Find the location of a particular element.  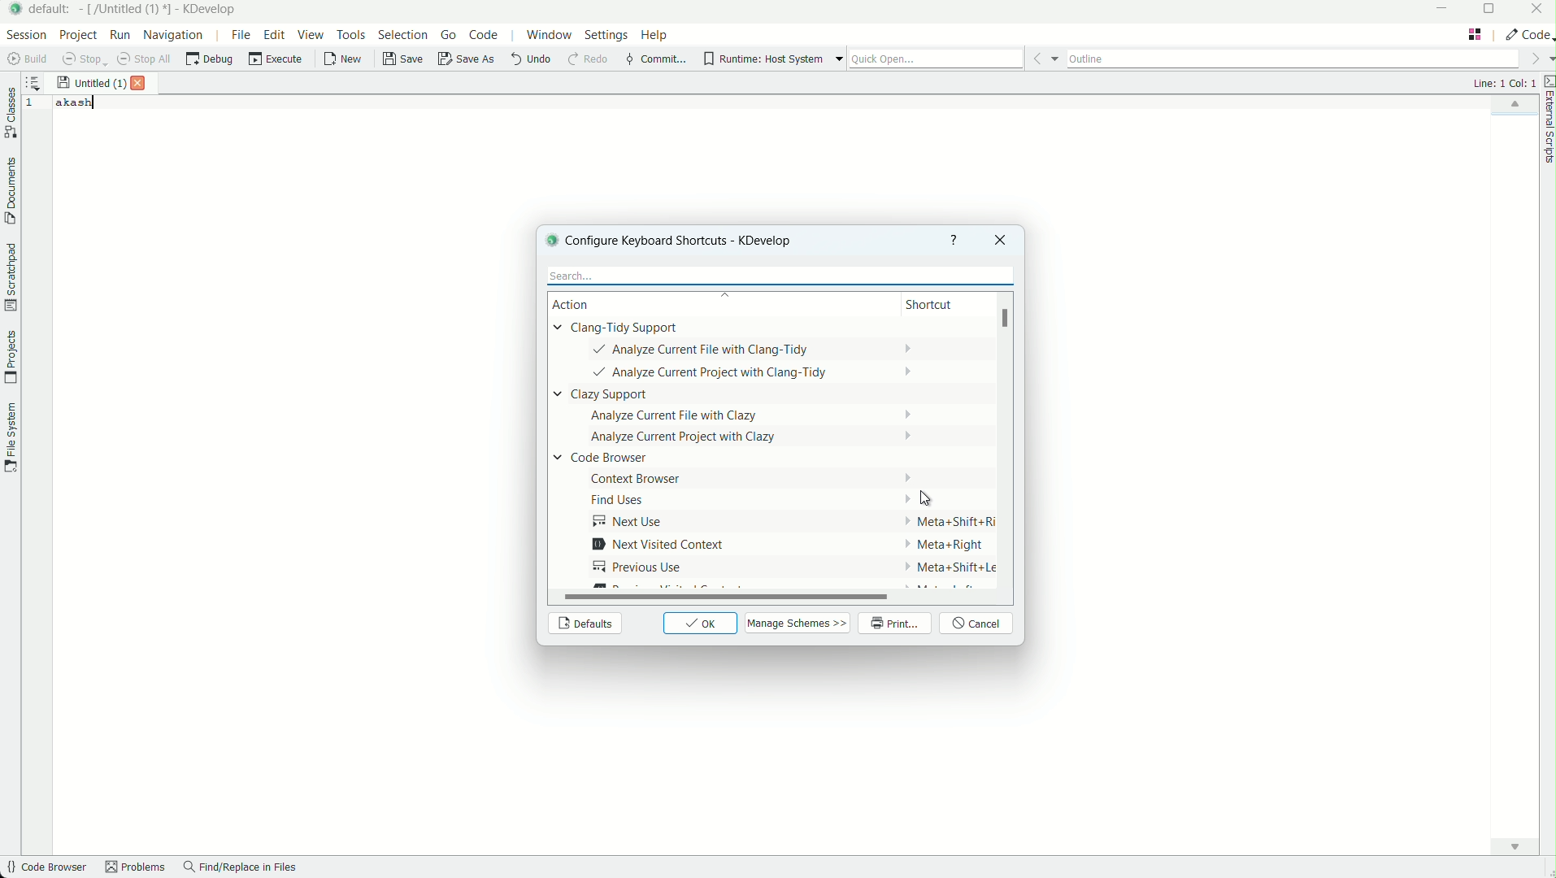

session menu is located at coordinates (24, 34).